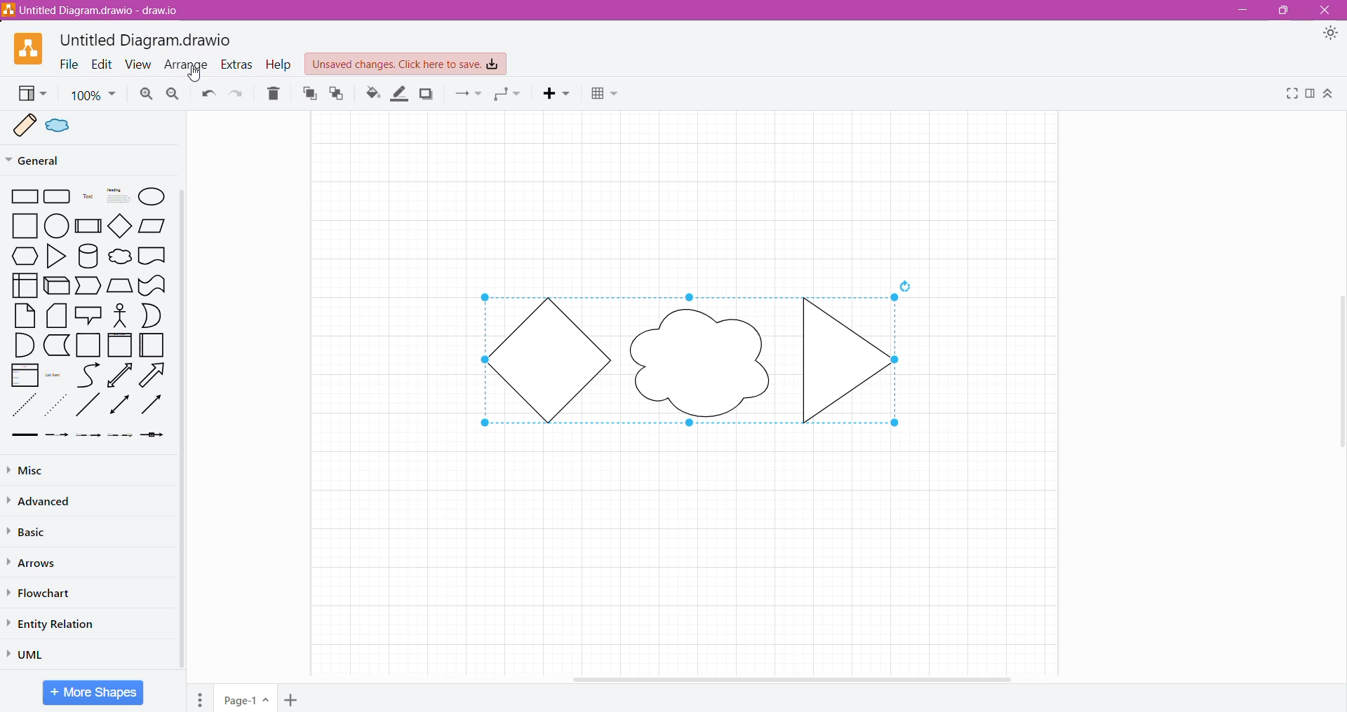 The height and width of the screenshot is (712, 1347). What do you see at coordinates (309, 94) in the screenshot?
I see `To Front` at bounding box center [309, 94].